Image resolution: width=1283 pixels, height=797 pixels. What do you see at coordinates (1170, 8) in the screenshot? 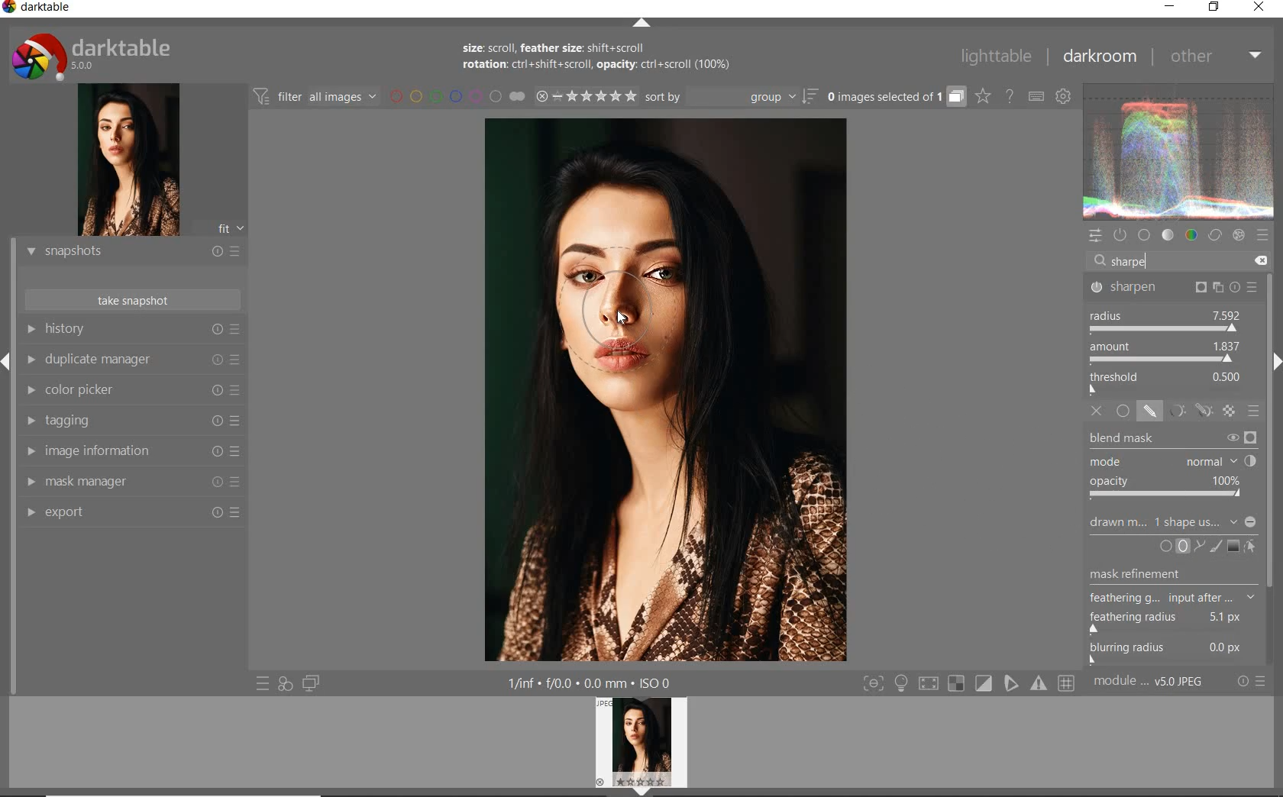
I see `MINIMIZE` at bounding box center [1170, 8].